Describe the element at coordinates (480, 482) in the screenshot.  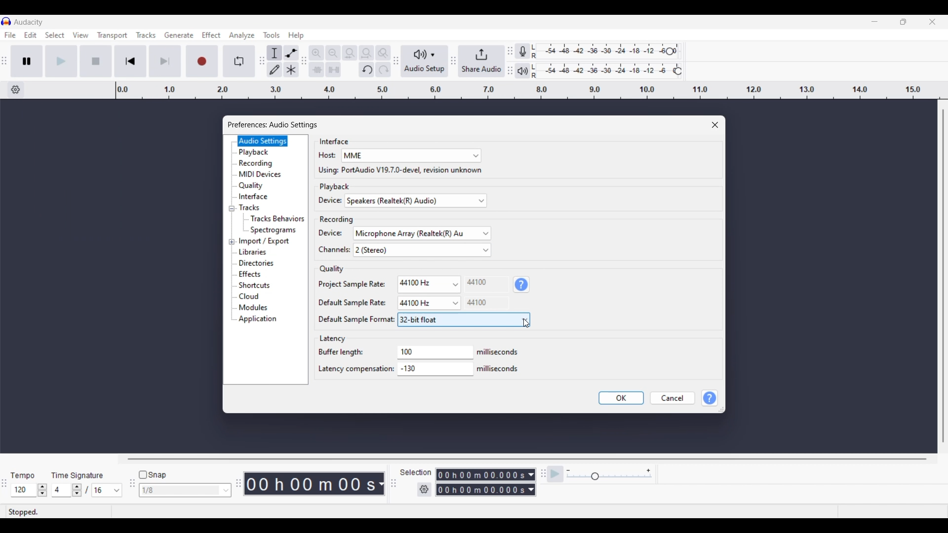
I see `Recording duration` at that location.